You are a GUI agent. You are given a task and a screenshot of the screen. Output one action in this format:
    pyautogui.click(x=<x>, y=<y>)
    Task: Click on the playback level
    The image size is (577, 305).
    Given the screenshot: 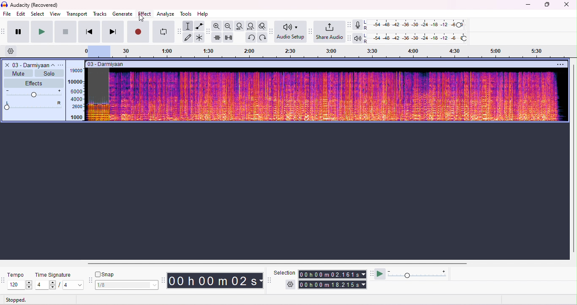 What is the action you would take?
    pyautogui.click(x=417, y=38)
    